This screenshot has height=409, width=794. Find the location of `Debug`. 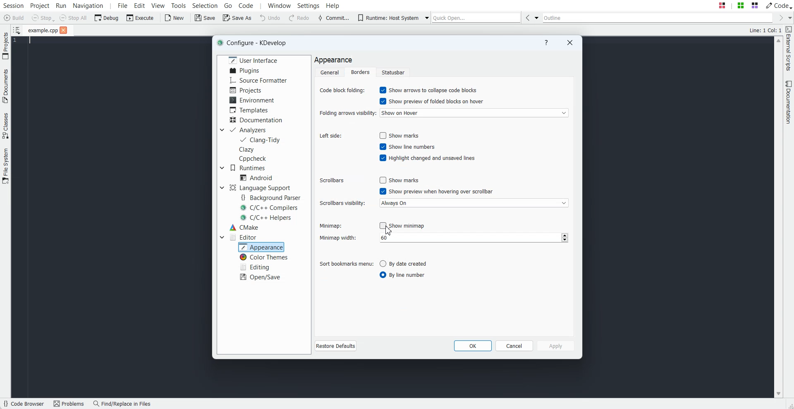

Debug is located at coordinates (106, 18).